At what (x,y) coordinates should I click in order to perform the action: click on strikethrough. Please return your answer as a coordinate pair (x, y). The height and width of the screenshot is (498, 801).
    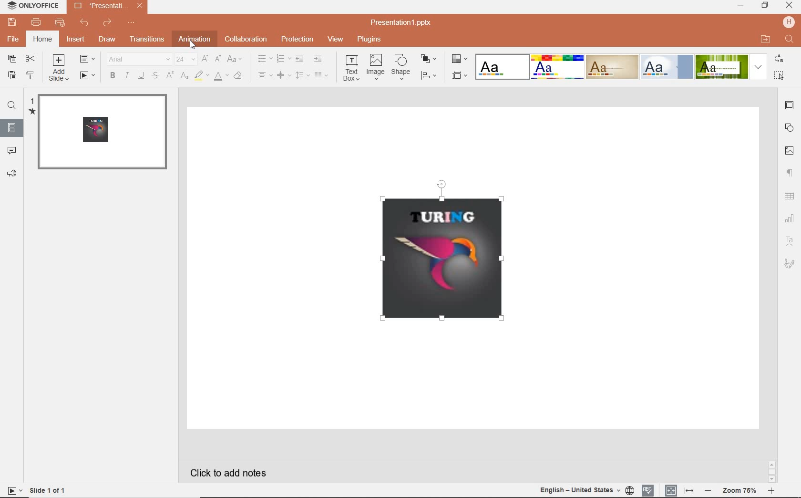
    Looking at the image, I should click on (154, 76).